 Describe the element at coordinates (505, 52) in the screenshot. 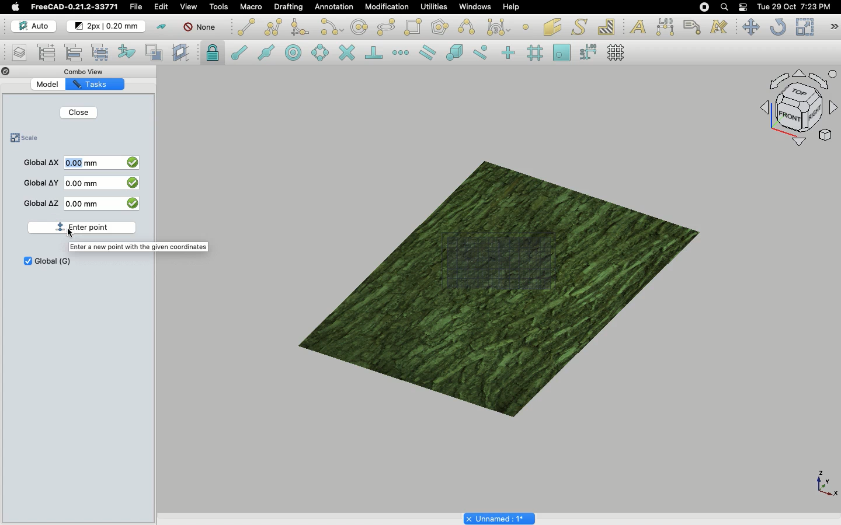

I see `Snap ortho` at that location.